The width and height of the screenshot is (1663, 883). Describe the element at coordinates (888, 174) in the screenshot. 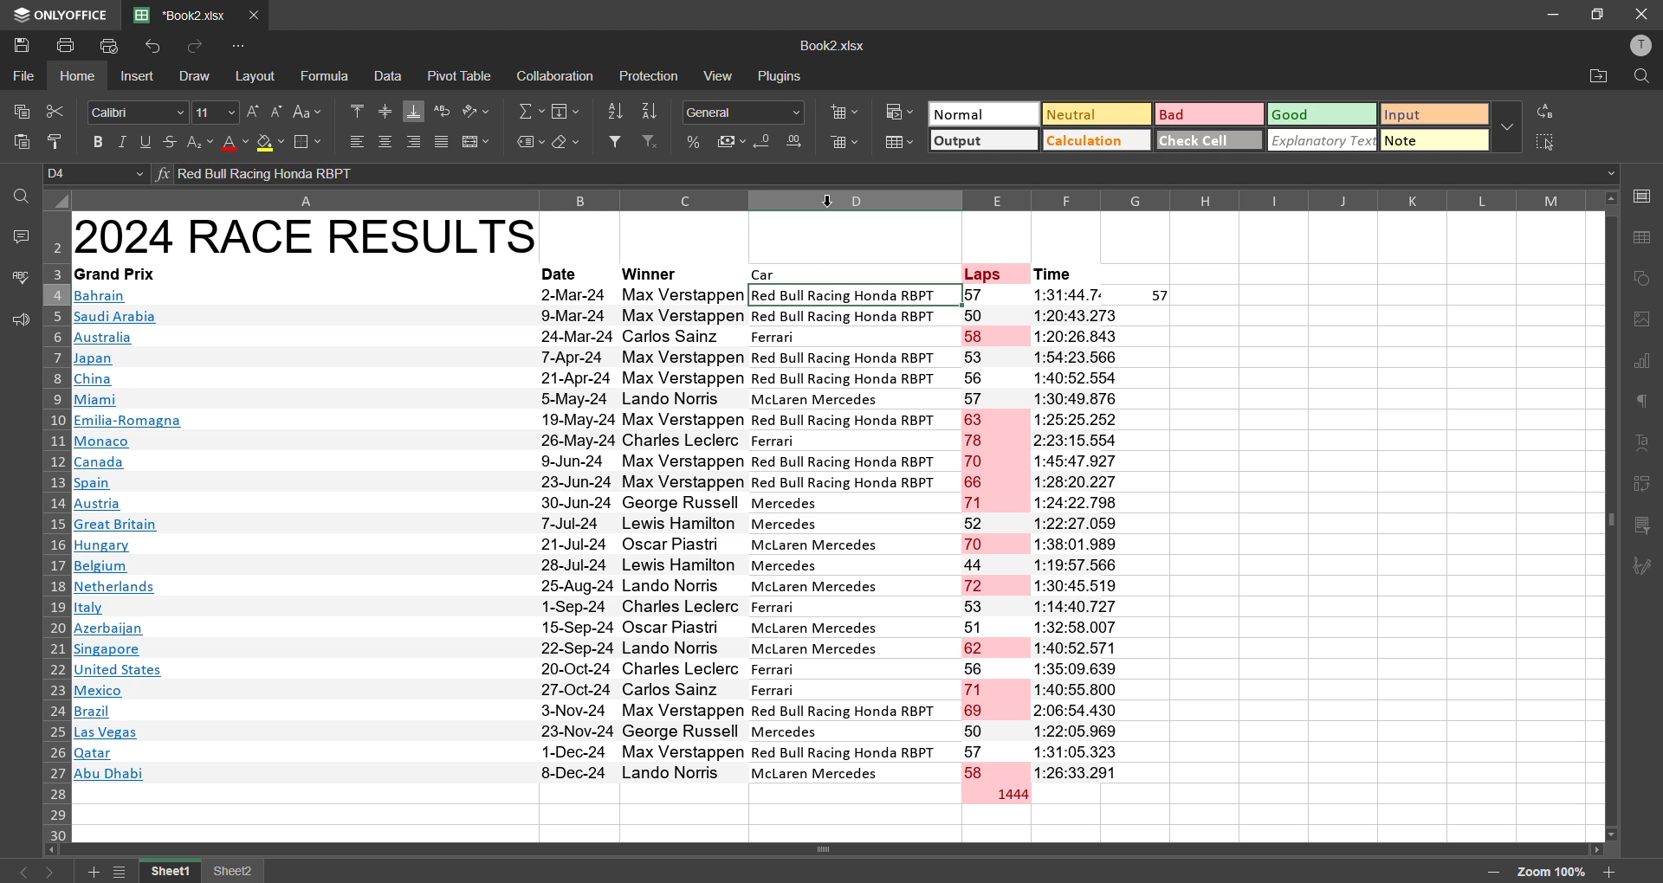

I see `formula bar` at that location.